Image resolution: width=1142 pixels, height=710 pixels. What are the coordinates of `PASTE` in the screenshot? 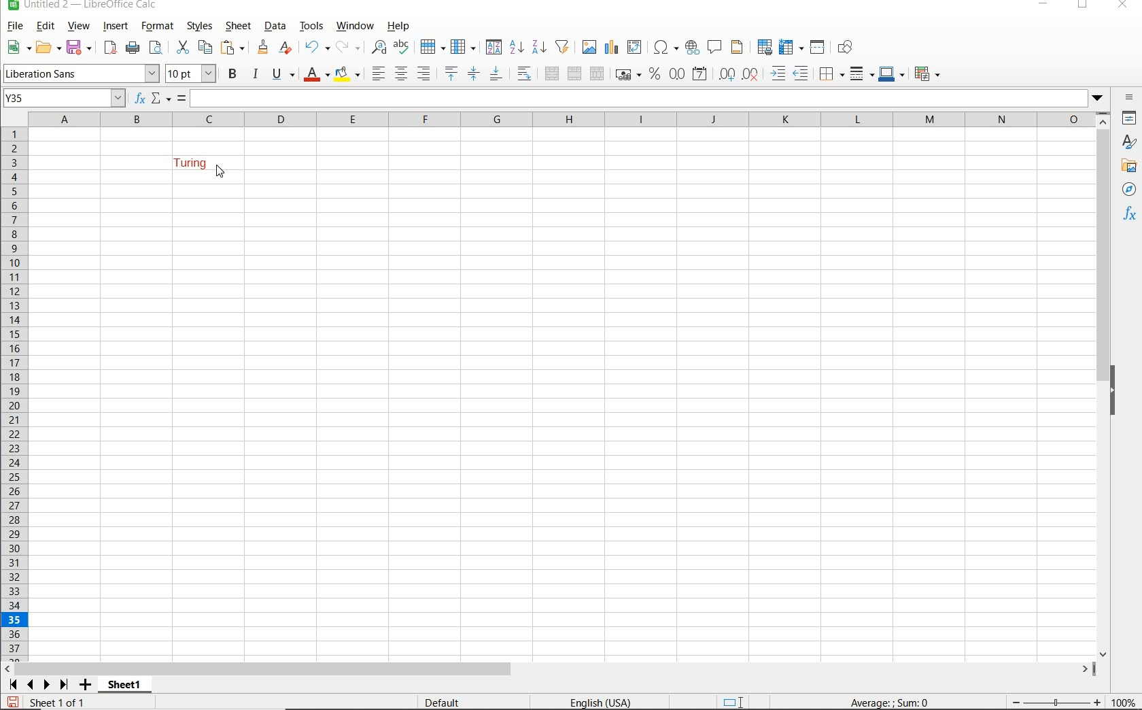 It's located at (233, 49).